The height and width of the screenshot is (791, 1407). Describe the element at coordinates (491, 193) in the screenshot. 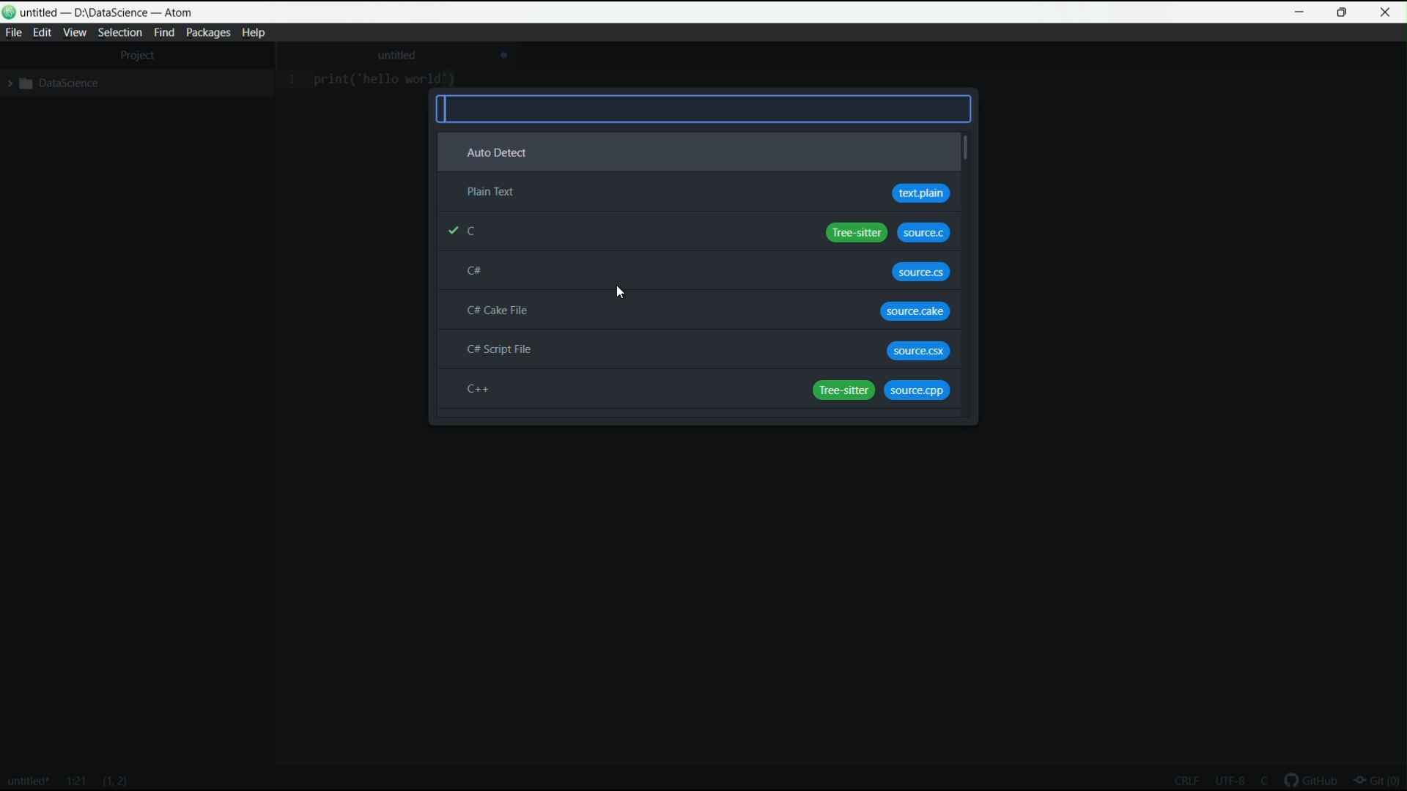

I see `plain text` at that location.